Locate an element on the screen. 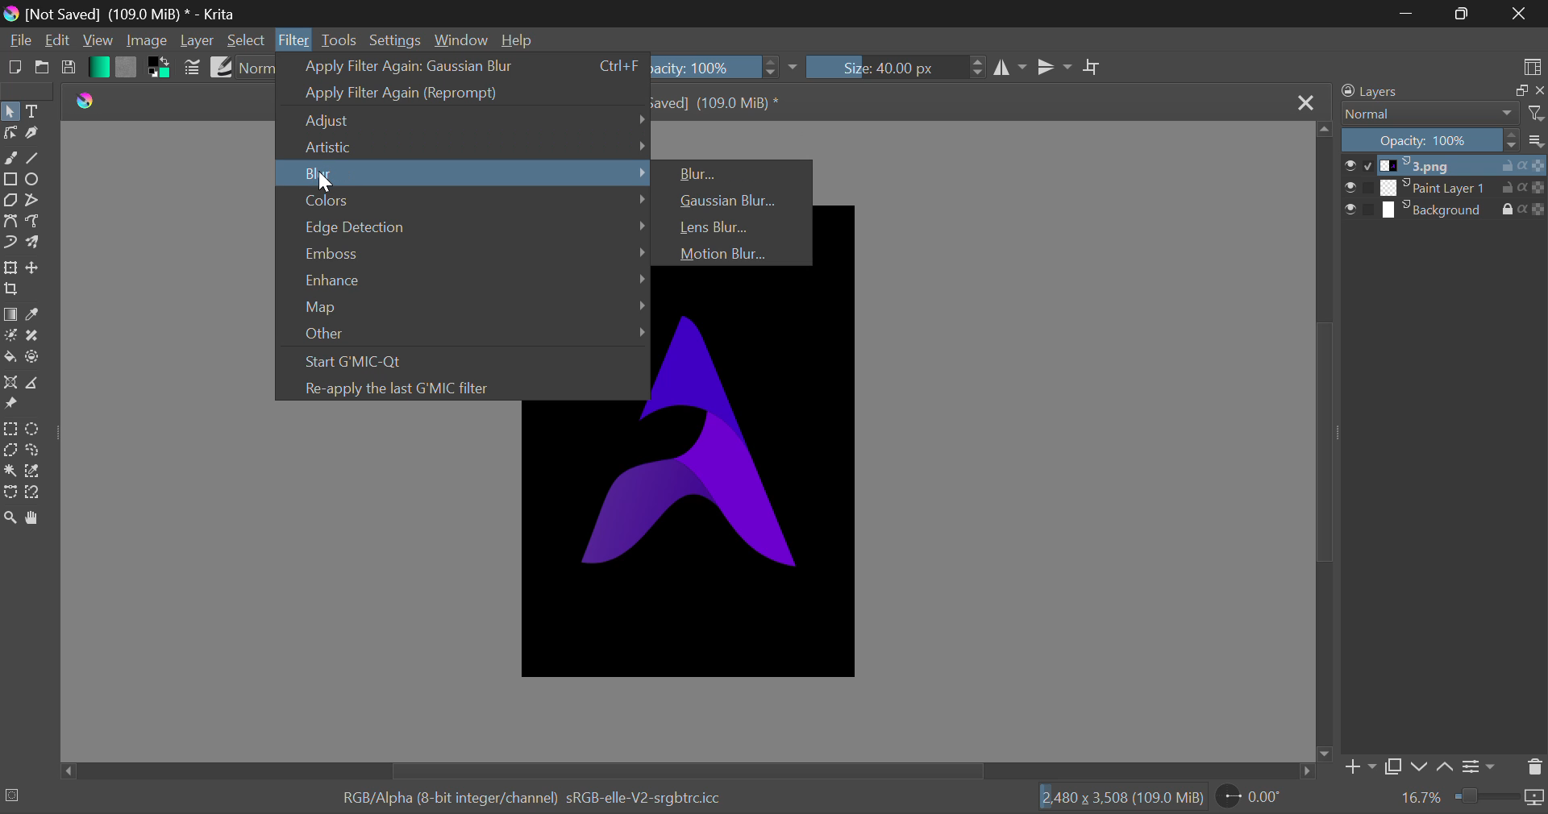 The height and width of the screenshot is (814, 1548). increase or decrease opacity is located at coordinates (772, 68).